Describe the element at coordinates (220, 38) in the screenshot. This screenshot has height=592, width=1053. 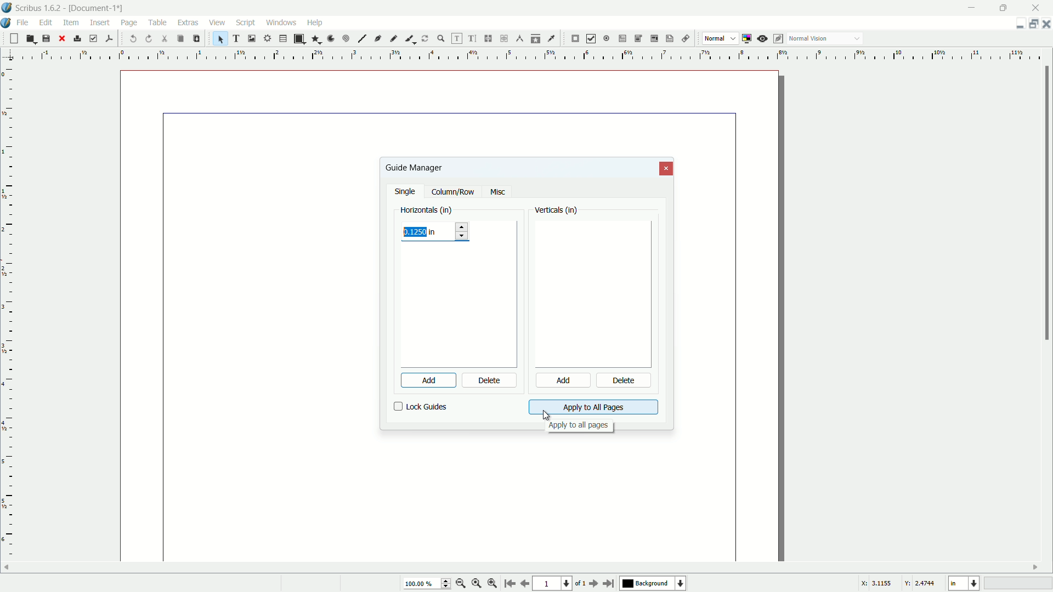
I see `select item` at that location.